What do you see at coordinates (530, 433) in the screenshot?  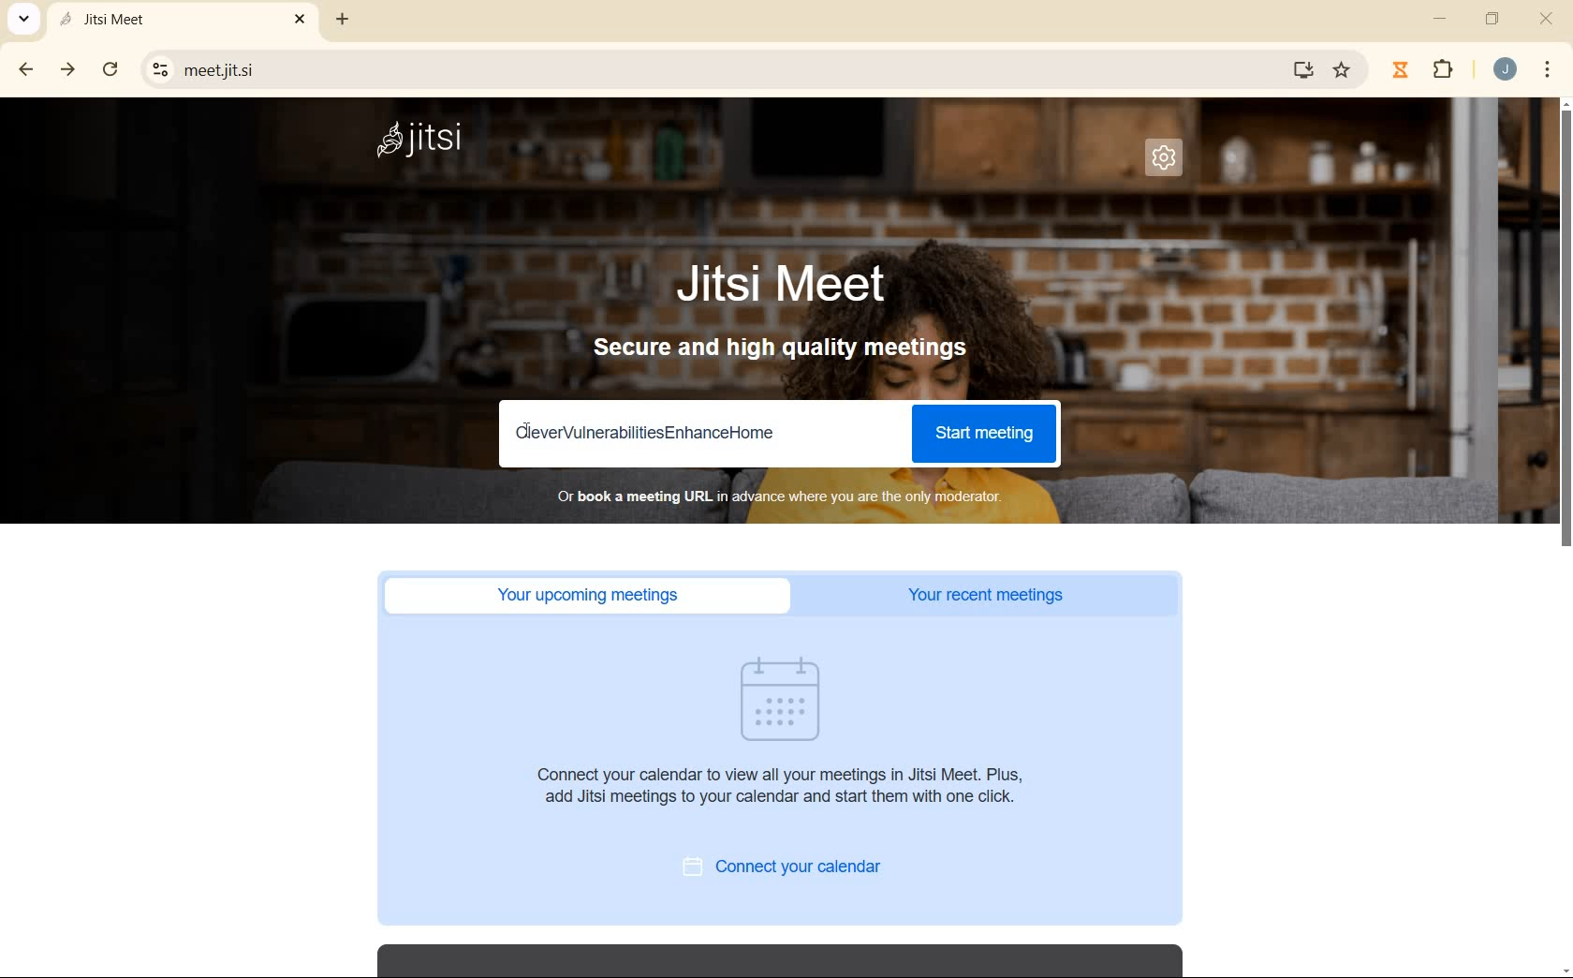 I see `cursor` at bounding box center [530, 433].